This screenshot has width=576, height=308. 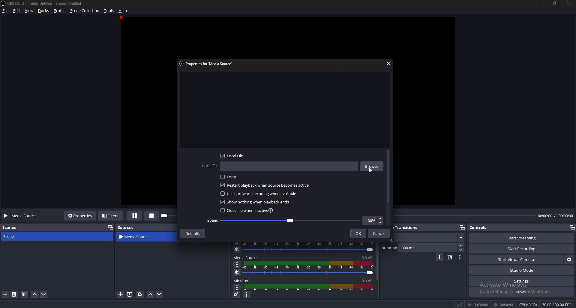 What do you see at coordinates (280, 167) in the screenshot?
I see `Local file` at bounding box center [280, 167].